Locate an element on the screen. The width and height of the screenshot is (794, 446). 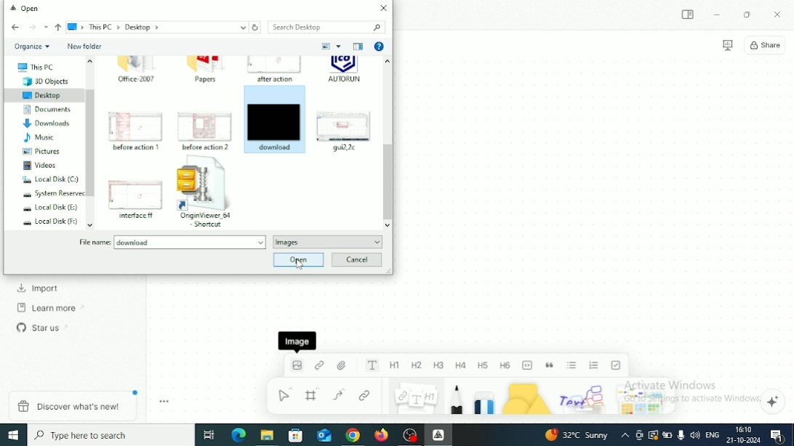
Mail is located at coordinates (323, 436).